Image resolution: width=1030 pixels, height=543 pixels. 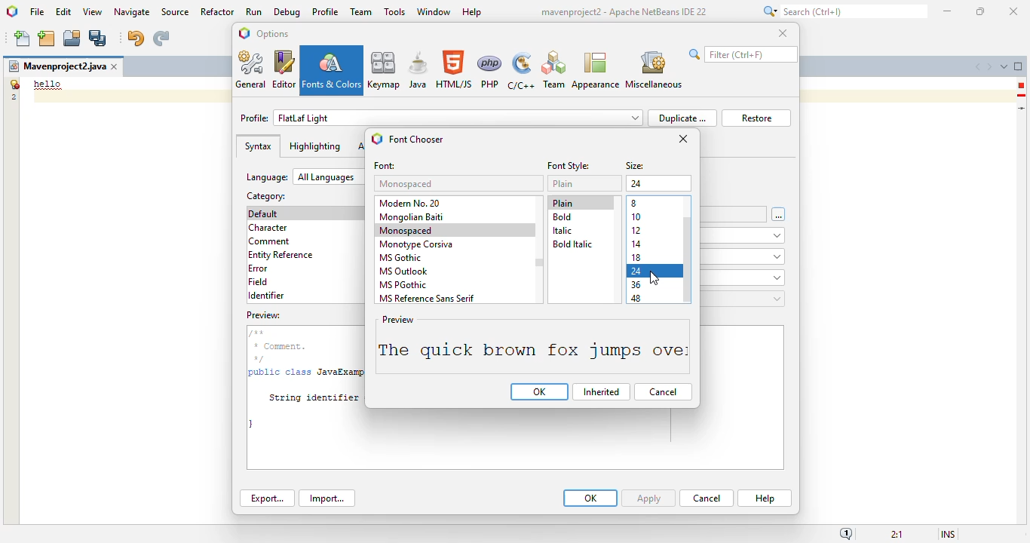 I want to click on monotype corsiva, so click(x=416, y=245).